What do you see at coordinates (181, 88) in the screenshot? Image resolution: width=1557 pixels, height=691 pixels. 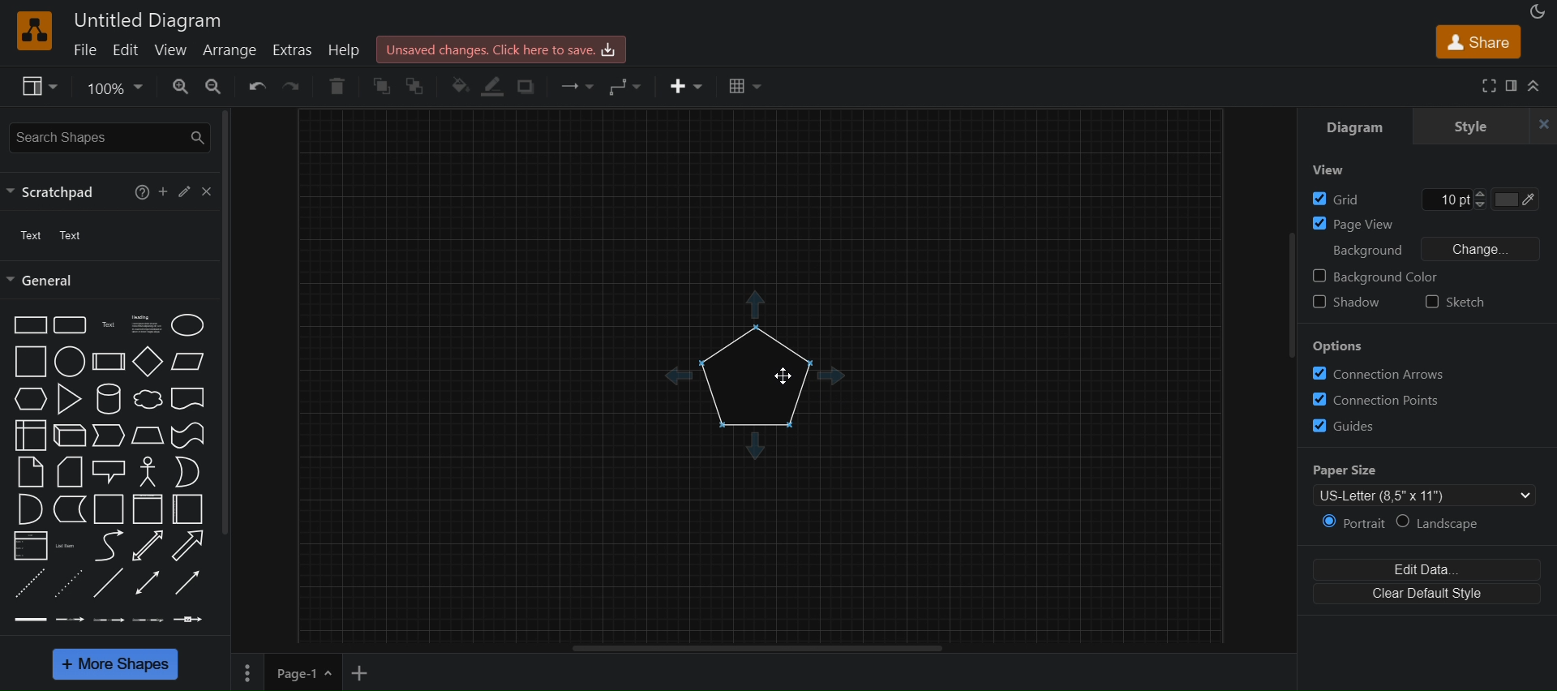 I see `zoom` at bounding box center [181, 88].